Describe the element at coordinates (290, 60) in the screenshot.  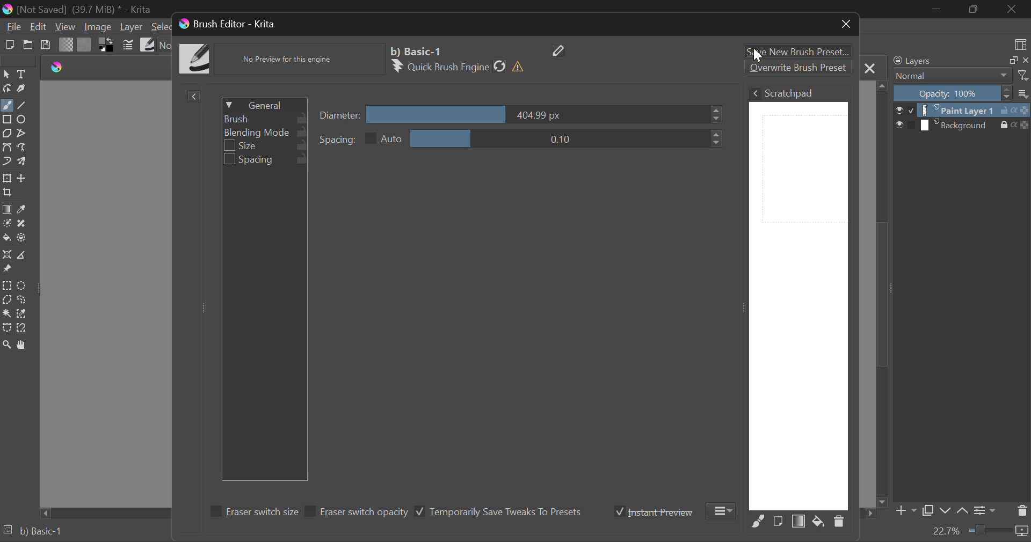
I see `No Preview Available` at that location.